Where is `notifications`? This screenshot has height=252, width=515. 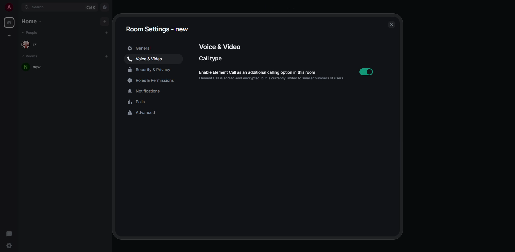 notifications is located at coordinates (146, 90).